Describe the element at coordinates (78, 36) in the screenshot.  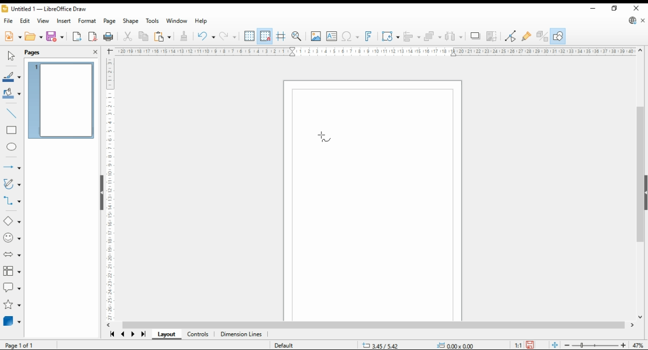
I see `export` at that location.